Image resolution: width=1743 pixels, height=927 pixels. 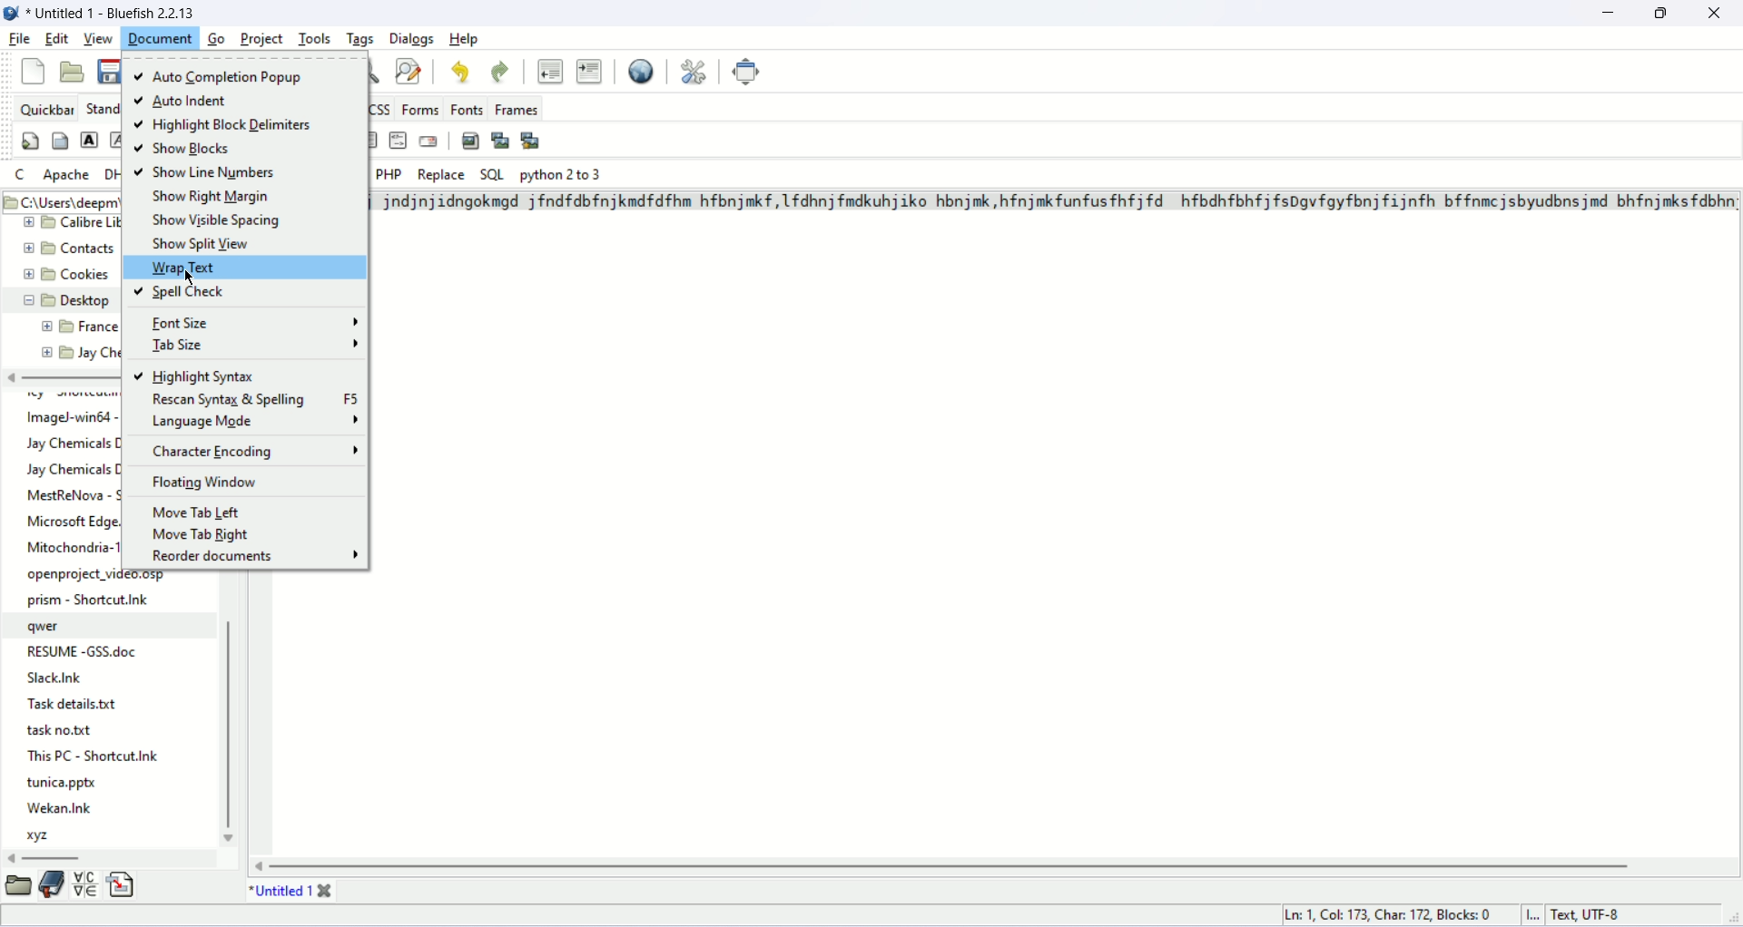 What do you see at coordinates (643, 70) in the screenshot?
I see `preview in browser` at bounding box center [643, 70].